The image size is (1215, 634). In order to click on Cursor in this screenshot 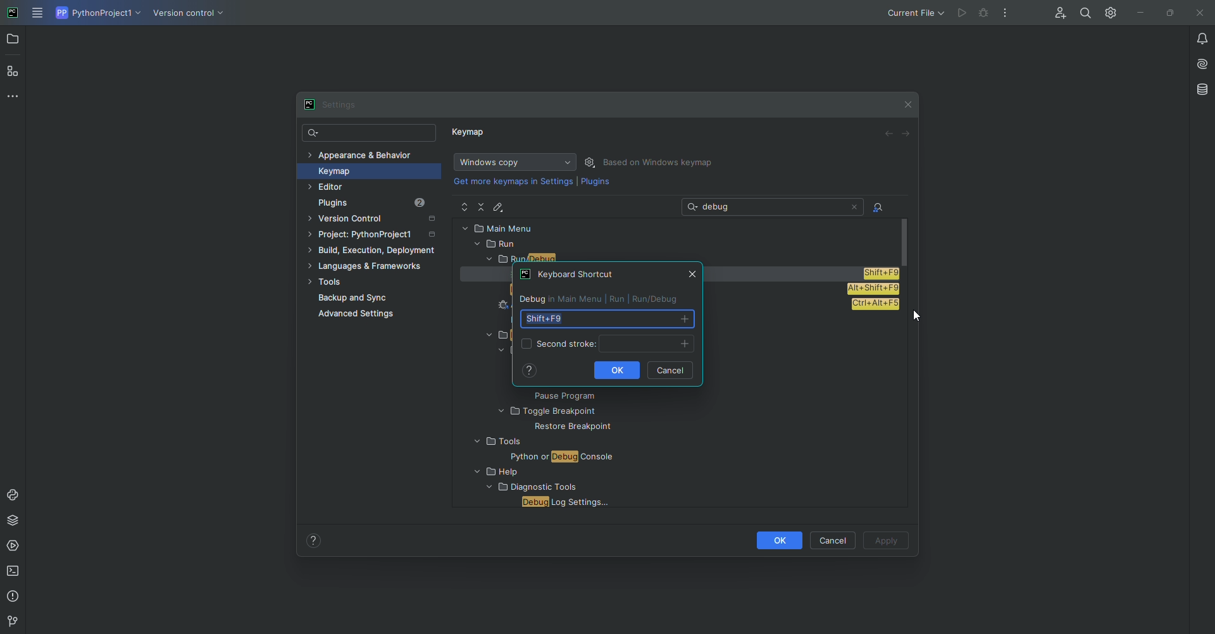, I will do `click(915, 318)`.